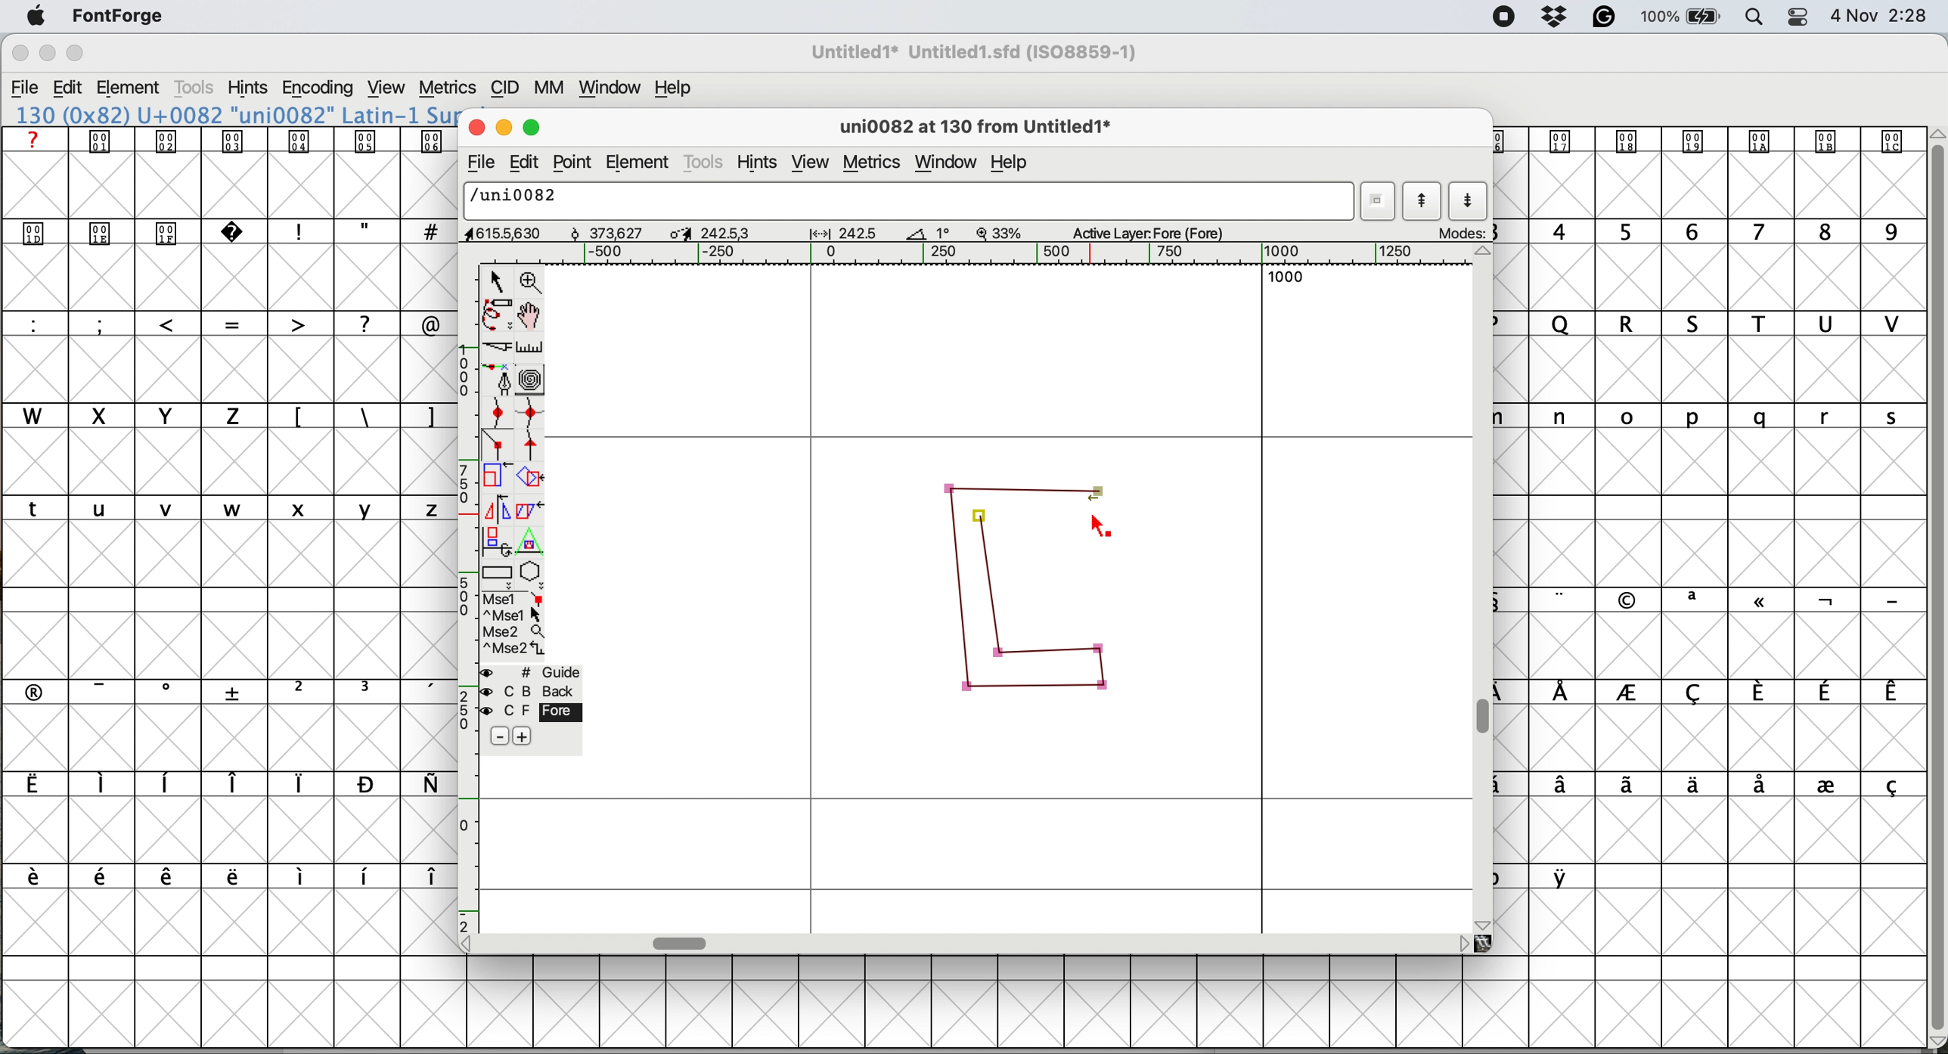 This screenshot has width=1948, height=1054. What do you see at coordinates (682, 943) in the screenshot?
I see `horizontal scroll bar` at bounding box center [682, 943].